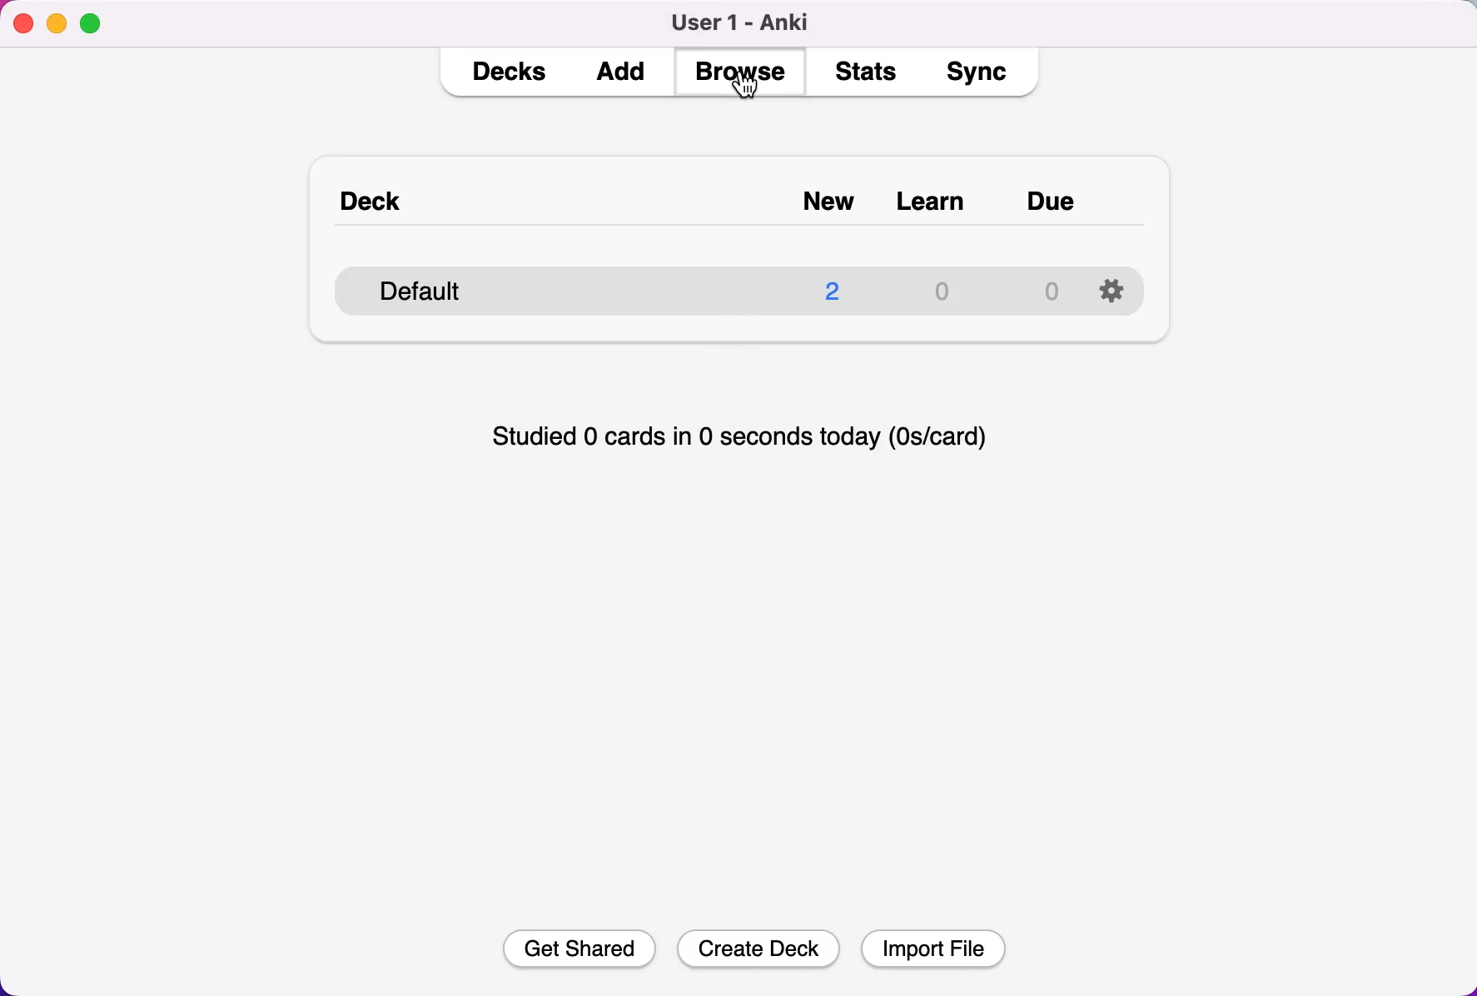  Describe the element at coordinates (934, 210) in the screenshot. I see `learn` at that location.